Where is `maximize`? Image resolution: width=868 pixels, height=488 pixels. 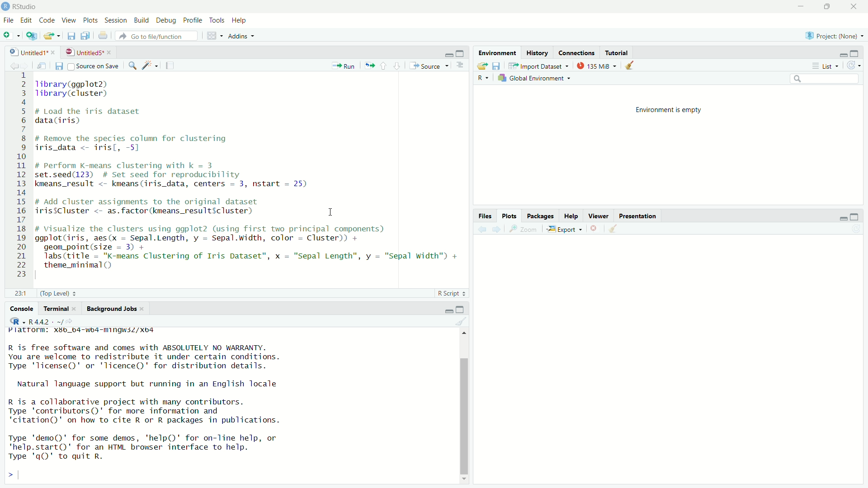 maximize is located at coordinates (858, 52).